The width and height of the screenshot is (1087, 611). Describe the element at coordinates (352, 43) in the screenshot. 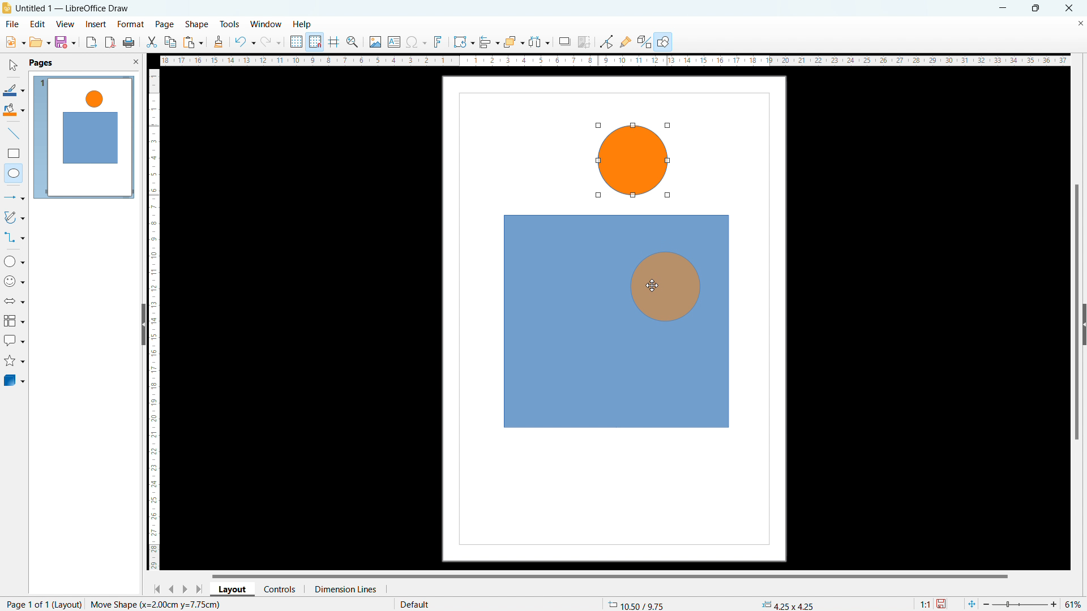

I see `zoom and pan` at that location.